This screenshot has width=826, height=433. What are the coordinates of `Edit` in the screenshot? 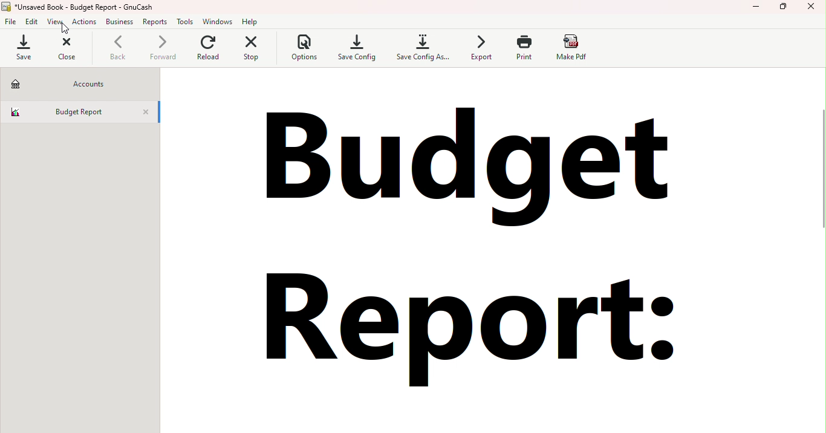 It's located at (33, 22).